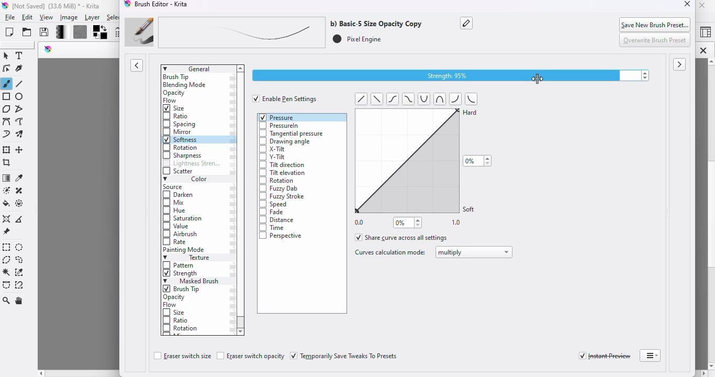  What do you see at coordinates (178, 172) in the screenshot?
I see `scatter` at bounding box center [178, 172].